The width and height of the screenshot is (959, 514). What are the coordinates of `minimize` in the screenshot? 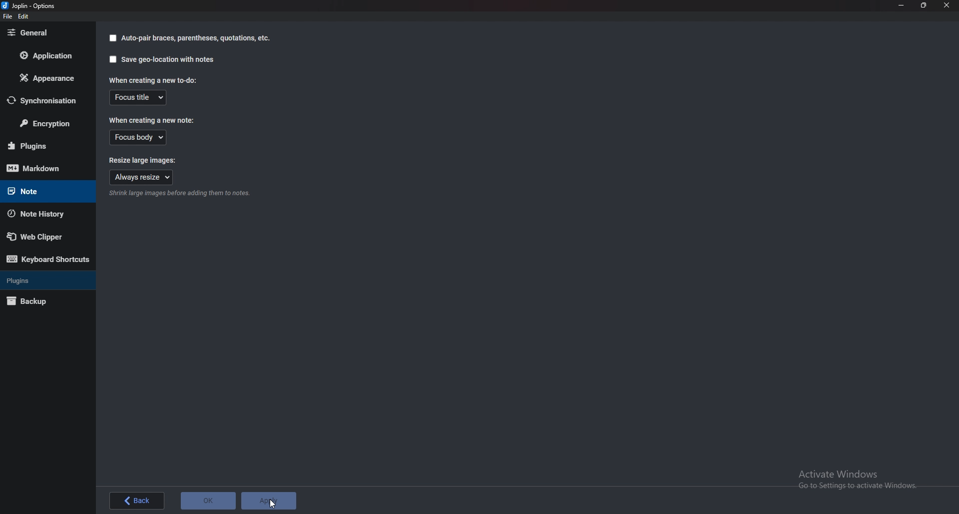 It's located at (902, 5).